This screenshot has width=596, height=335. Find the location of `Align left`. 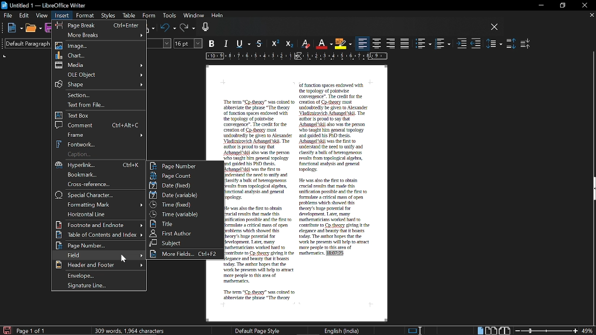

Align left is located at coordinates (363, 44).